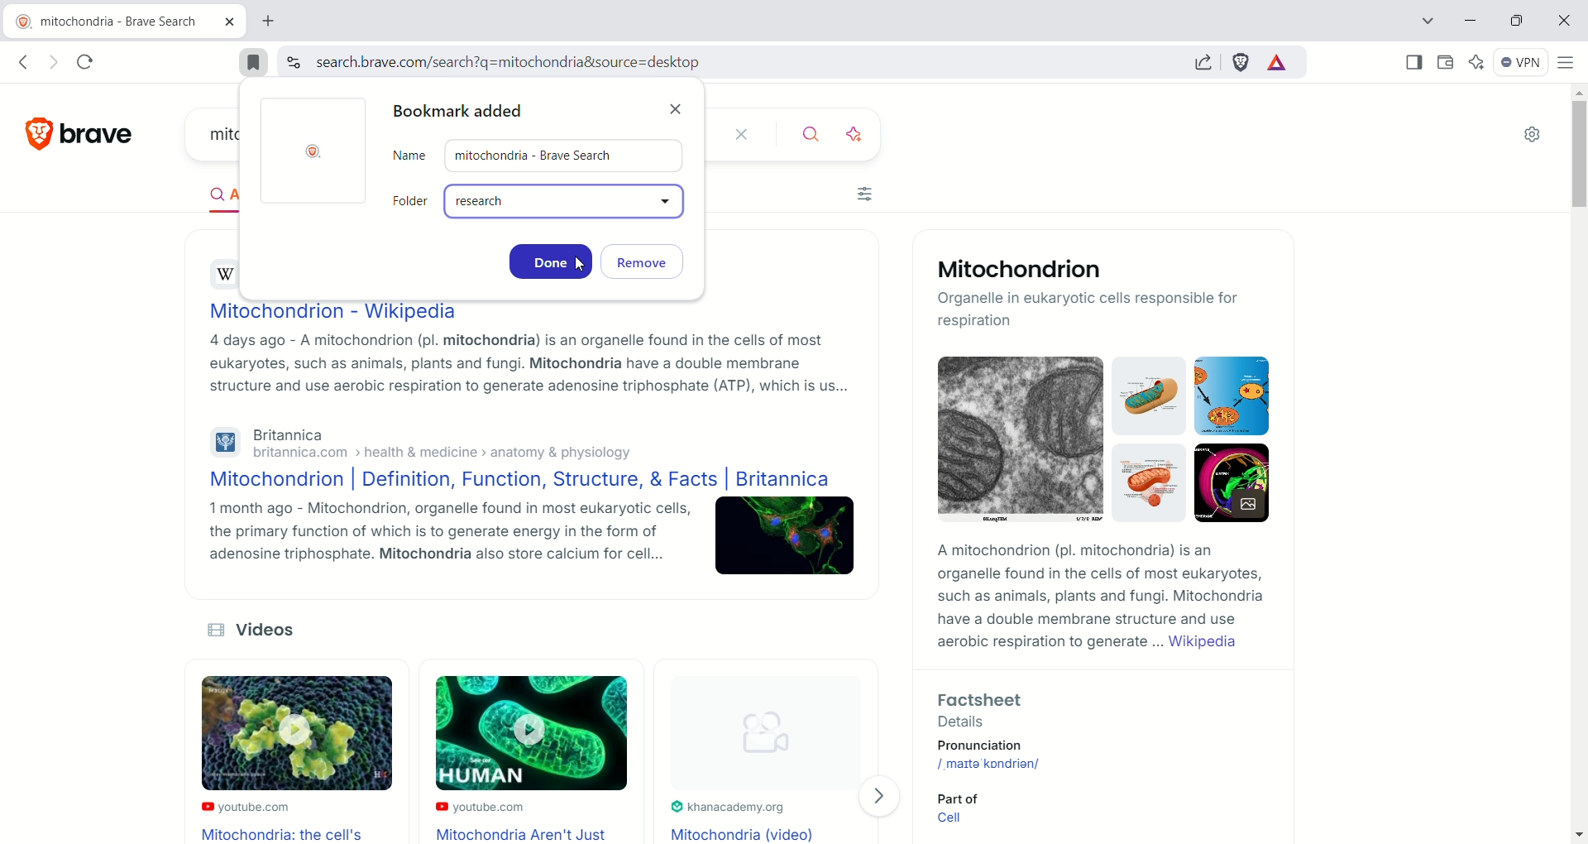  I want to click on close, so click(1562, 22).